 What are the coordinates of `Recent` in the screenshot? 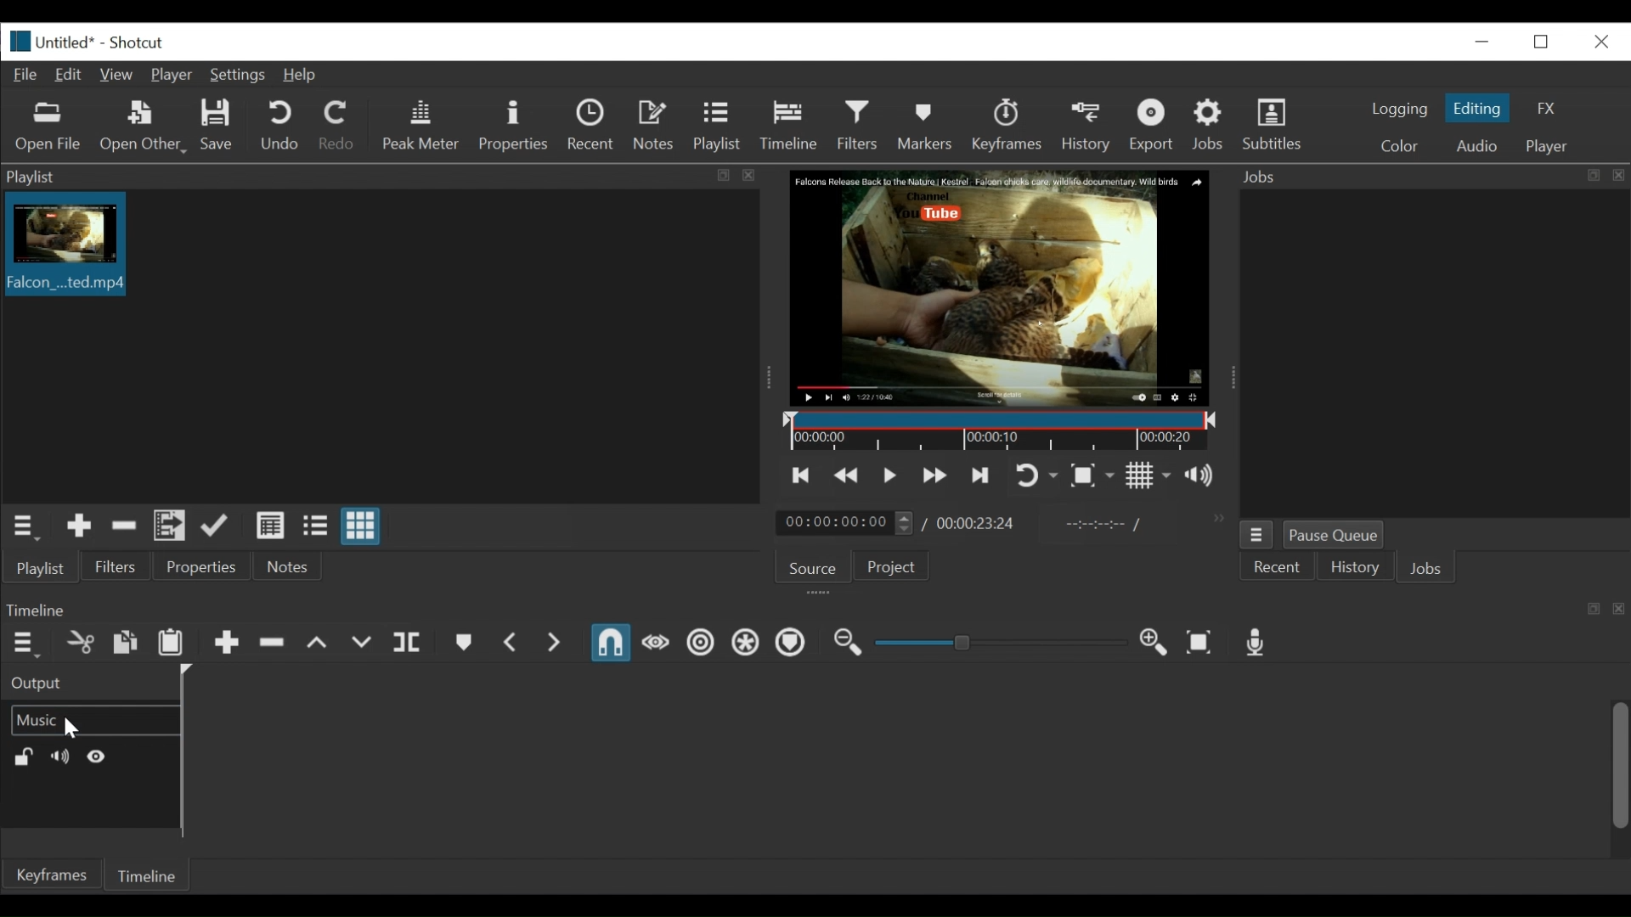 It's located at (592, 127).